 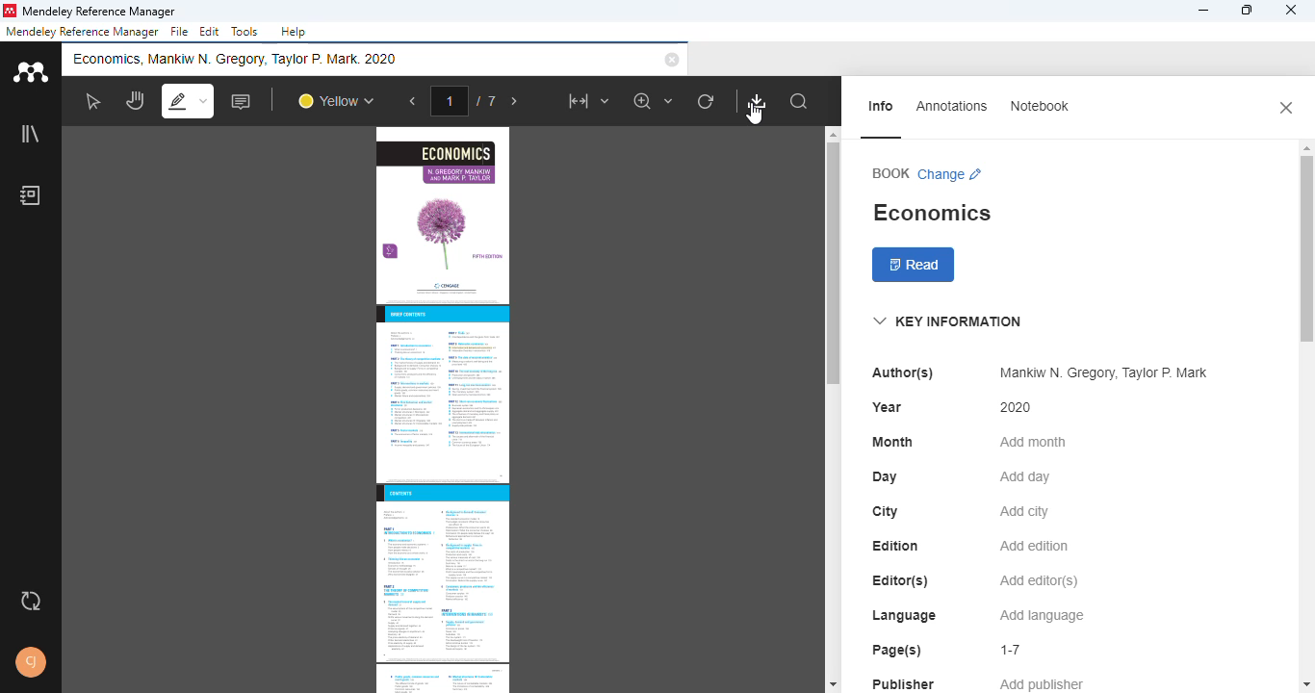 I want to click on close, so click(x=1292, y=11).